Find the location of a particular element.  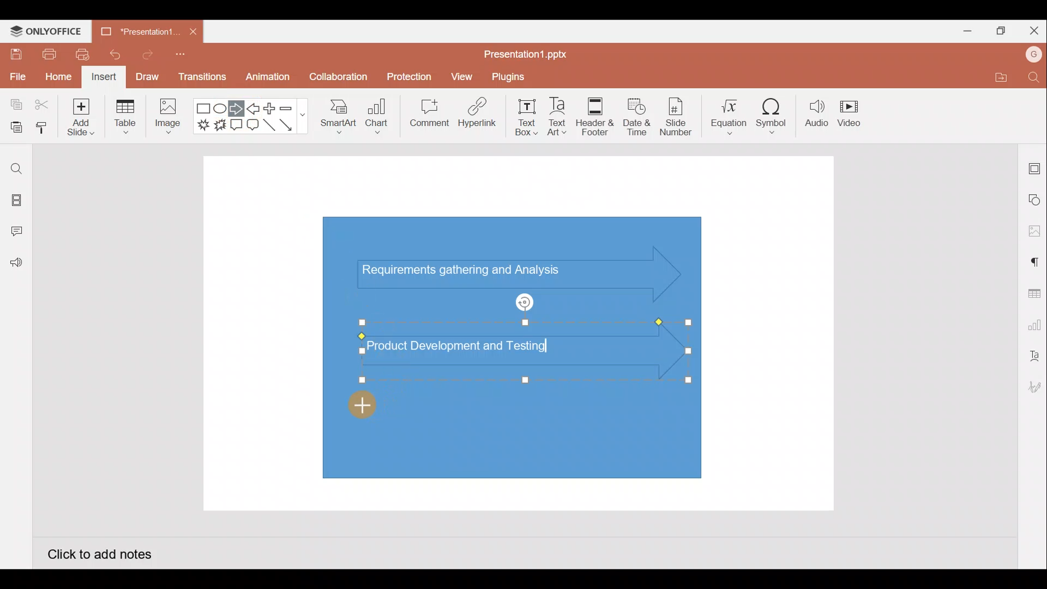

Text (Requirements gathering and Analysis) in arrow shape is located at coordinates (471, 272).